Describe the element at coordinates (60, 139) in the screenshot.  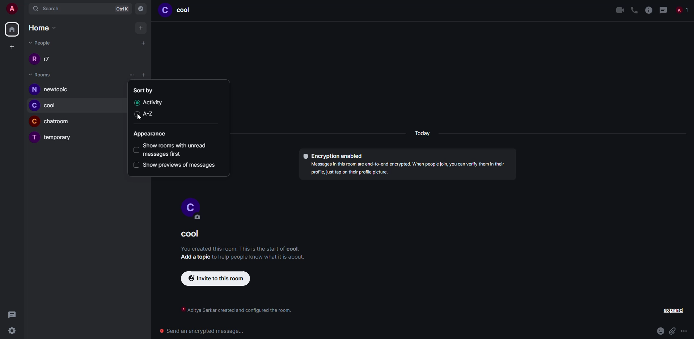
I see `room` at that location.